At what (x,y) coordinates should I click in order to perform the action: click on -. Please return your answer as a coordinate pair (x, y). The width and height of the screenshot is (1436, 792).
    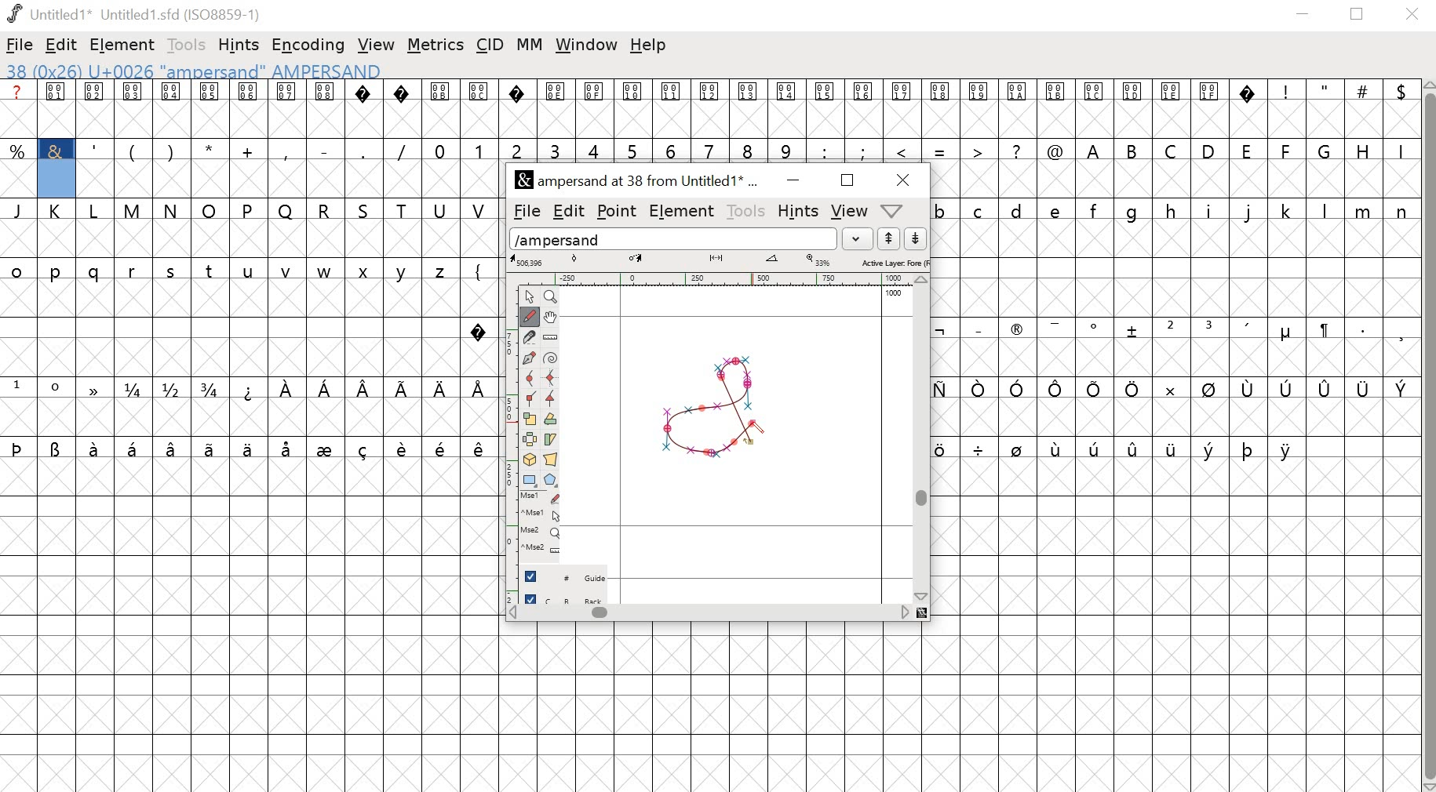
    Looking at the image, I should click on (323, 148).